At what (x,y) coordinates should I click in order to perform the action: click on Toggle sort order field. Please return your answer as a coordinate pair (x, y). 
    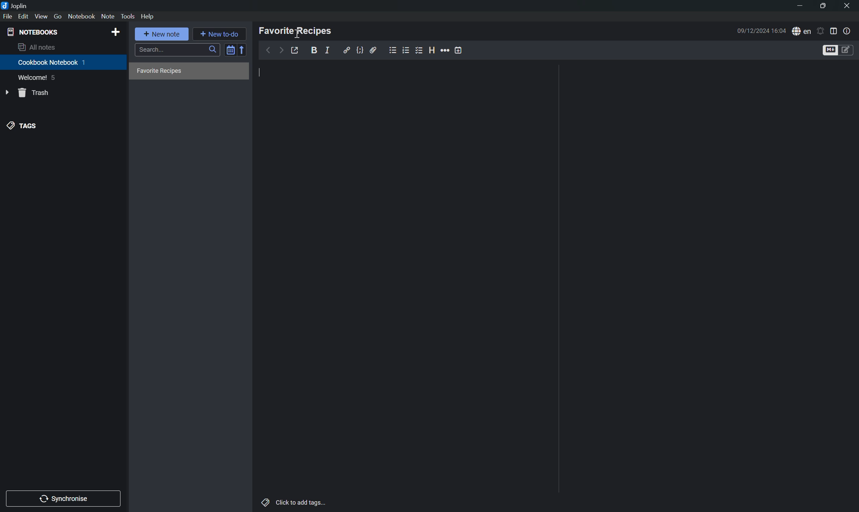
    Looking at the image, I should click on (229, 51).